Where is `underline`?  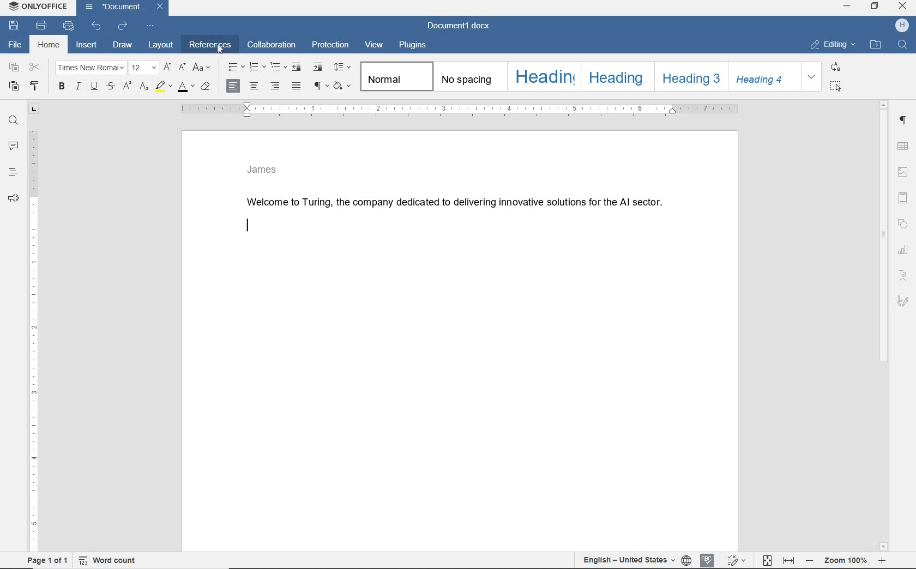 underline is located at coordinates (95, 86).